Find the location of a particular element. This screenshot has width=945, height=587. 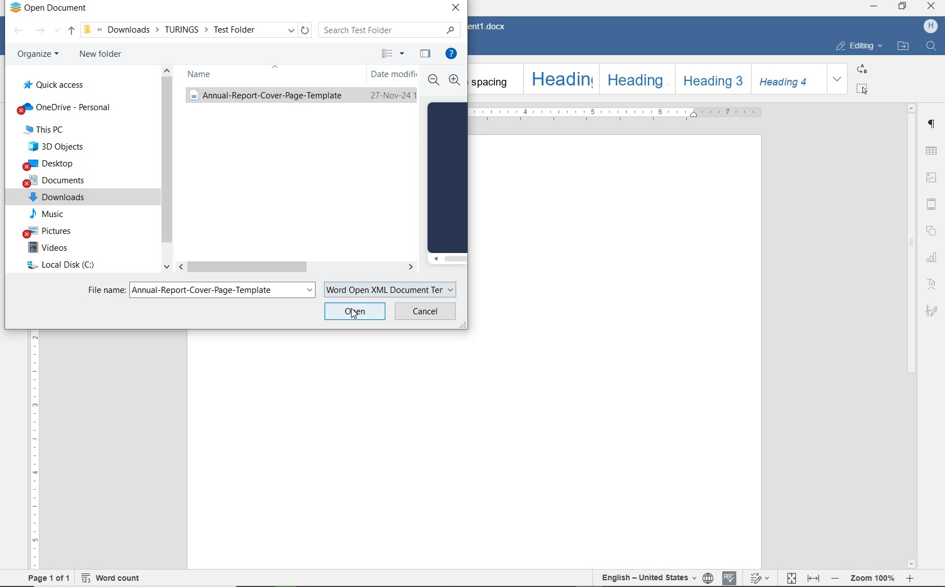

music is located at coordinates (49, 215).